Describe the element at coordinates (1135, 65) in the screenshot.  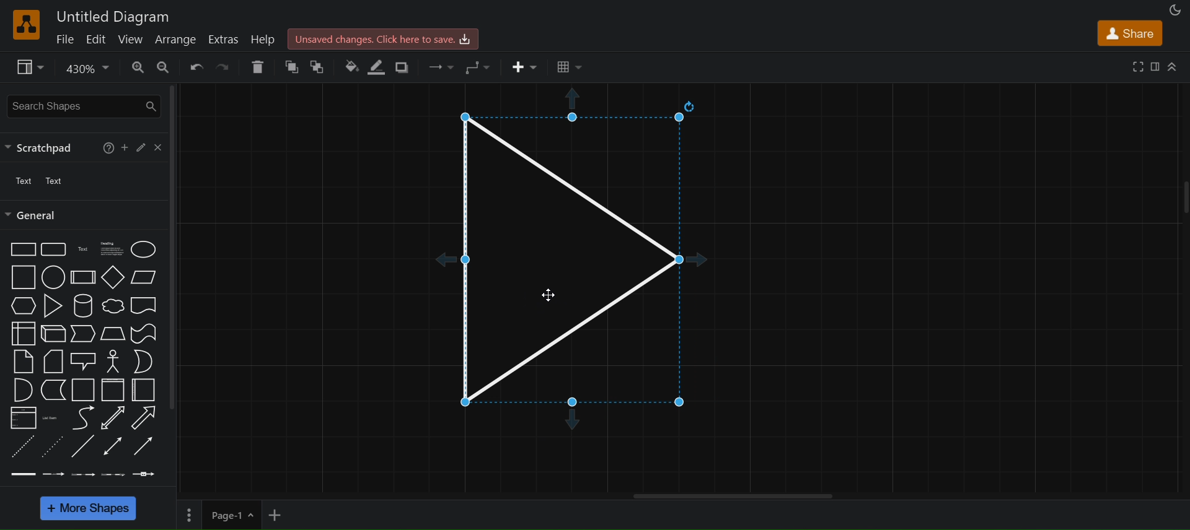
I see `fullscreen` at that location.